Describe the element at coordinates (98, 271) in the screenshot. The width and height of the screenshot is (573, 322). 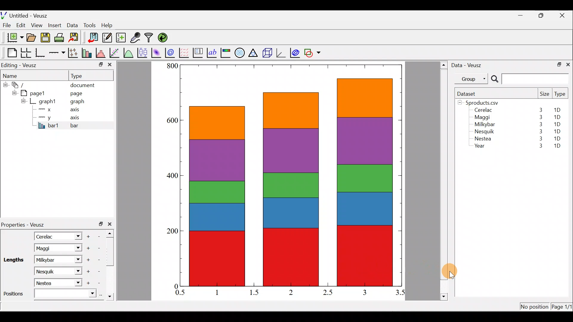
I see `Remove item` at that location.